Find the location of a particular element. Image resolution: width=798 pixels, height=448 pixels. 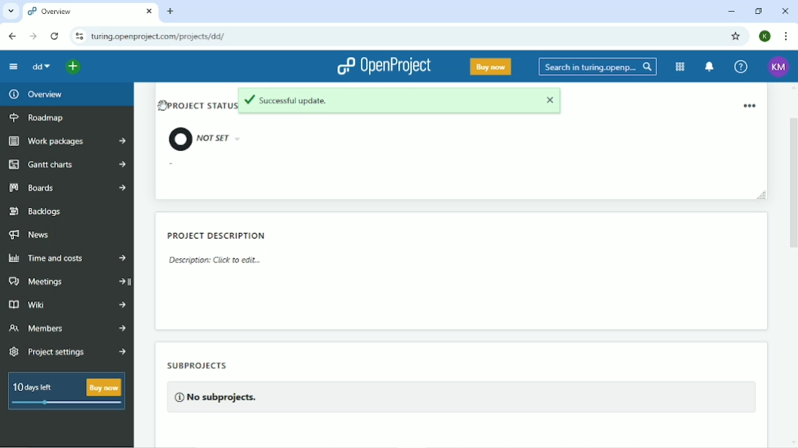

Account is located at coordinates (766, 36).